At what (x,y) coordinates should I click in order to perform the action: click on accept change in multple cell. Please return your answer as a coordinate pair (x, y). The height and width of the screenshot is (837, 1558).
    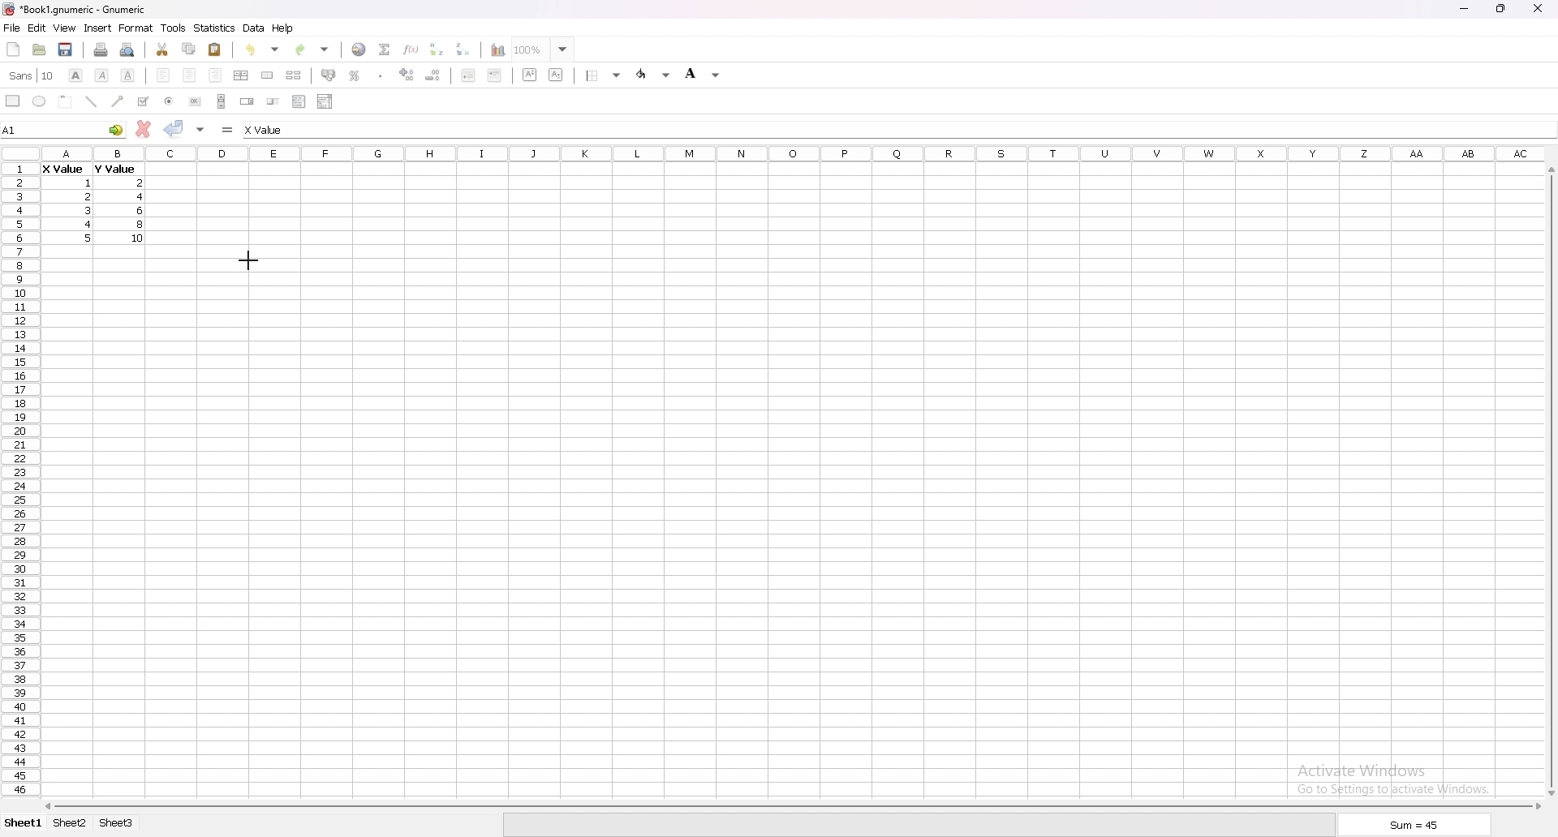
    Looking at the image, I should click on (202, 128).